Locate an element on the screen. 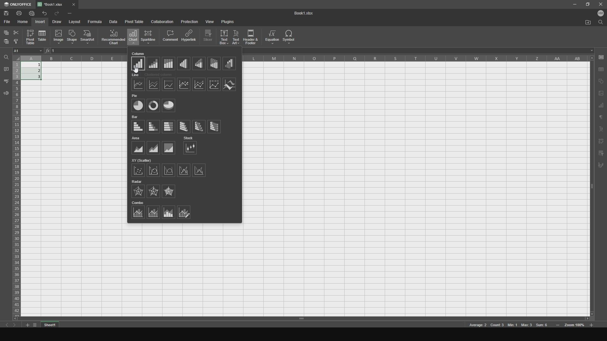  print file is located at coordinates (32, 13).